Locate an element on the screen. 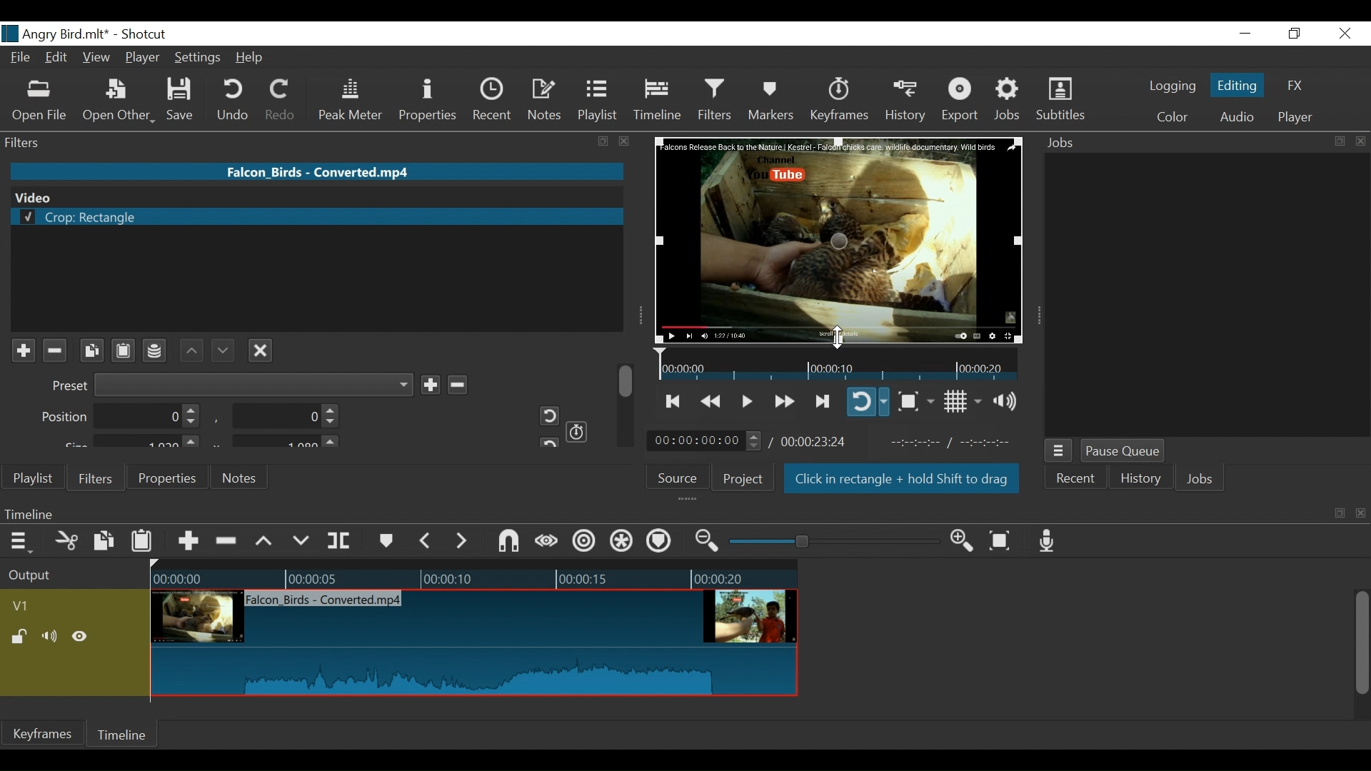 The width and height of the screenshot is (1371, 771). Video track clip is located at coordinates (474, 644).